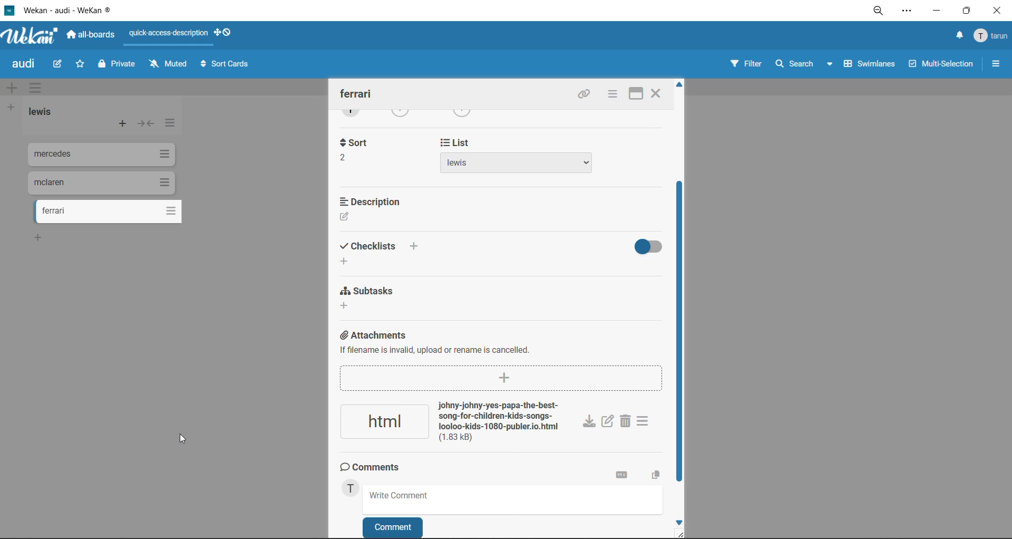 This screenshot has height=539, width=1012. I want to click on delete, so click(626, 421).